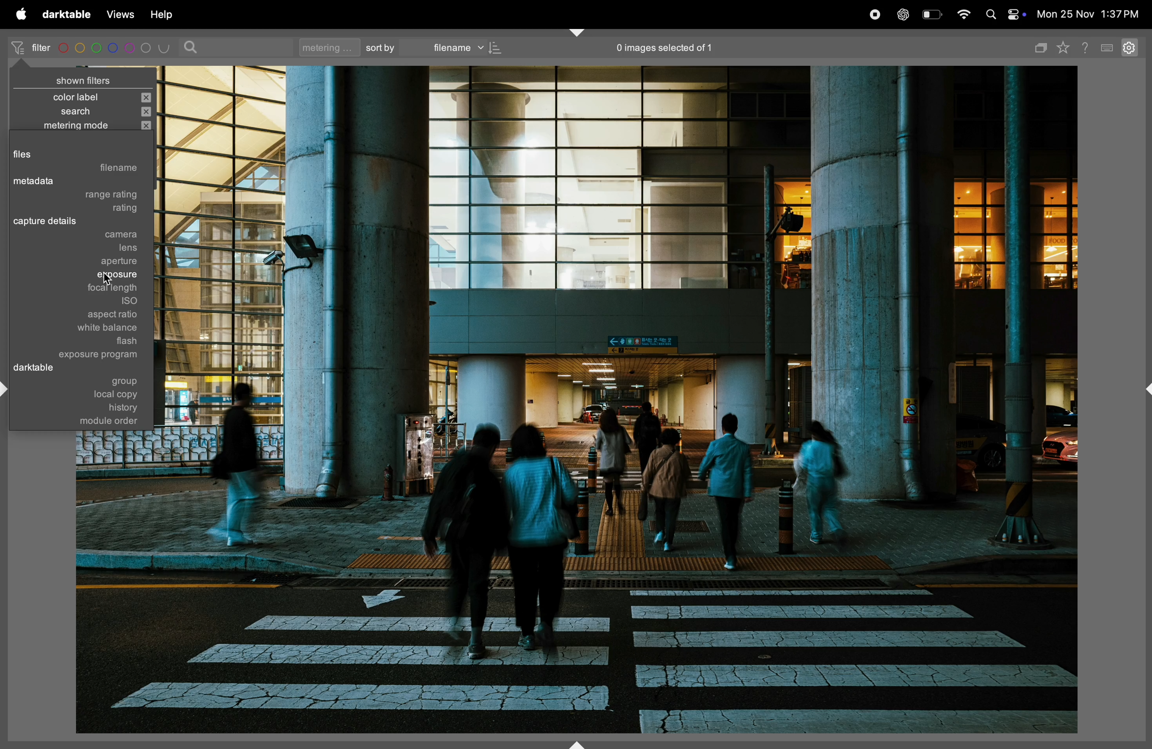  I want to click on copy, so click(1041, 46).